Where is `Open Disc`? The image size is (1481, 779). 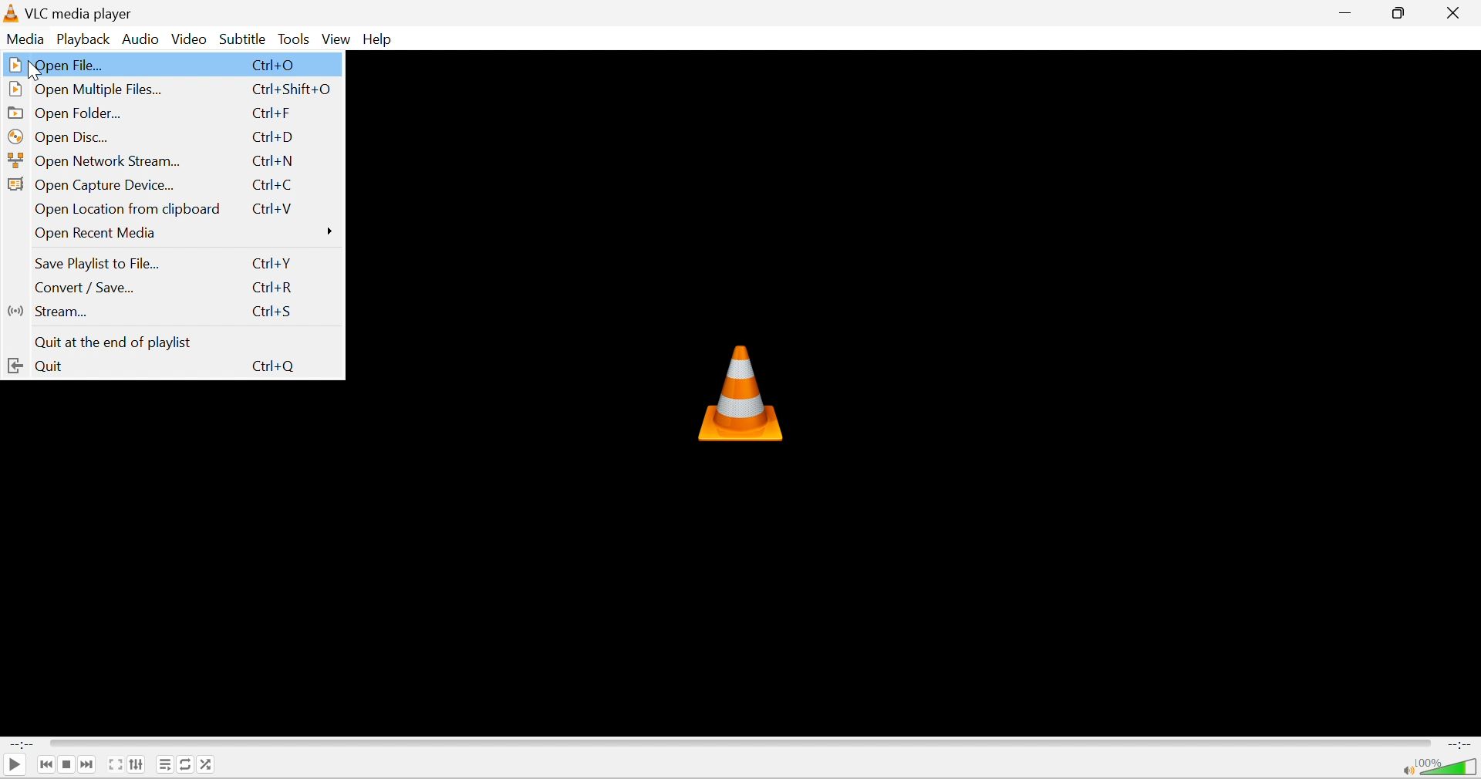 Open Disc is located at coordinates (61, 137).